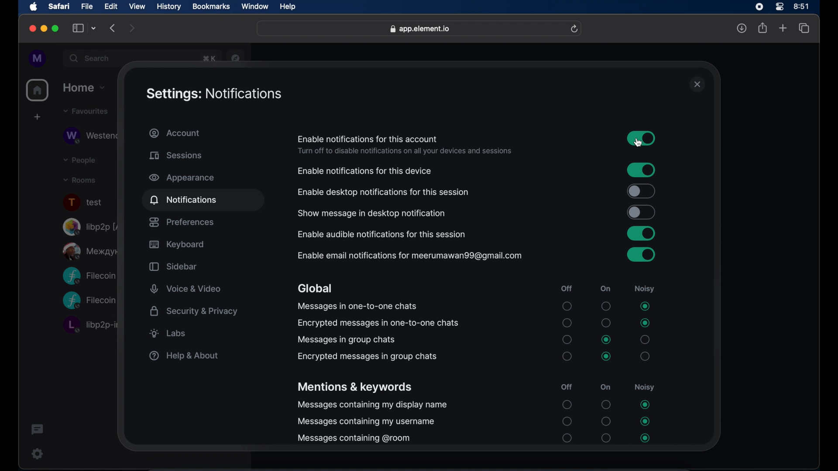  Describe the element at coordinates (185, 289) in the screenshot. I see `voice and video` at that location.